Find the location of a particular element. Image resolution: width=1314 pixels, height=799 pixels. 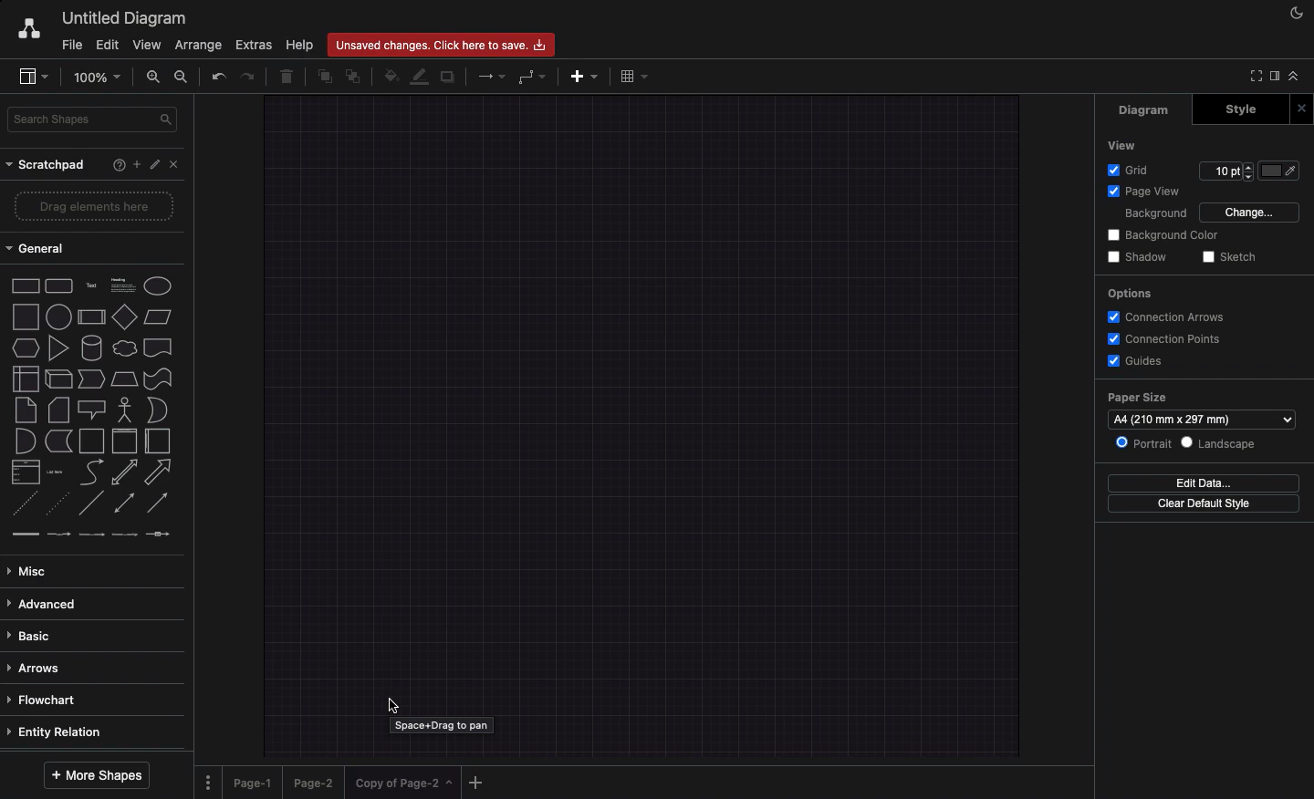

Entity relation is located at coordinates (57, 734).